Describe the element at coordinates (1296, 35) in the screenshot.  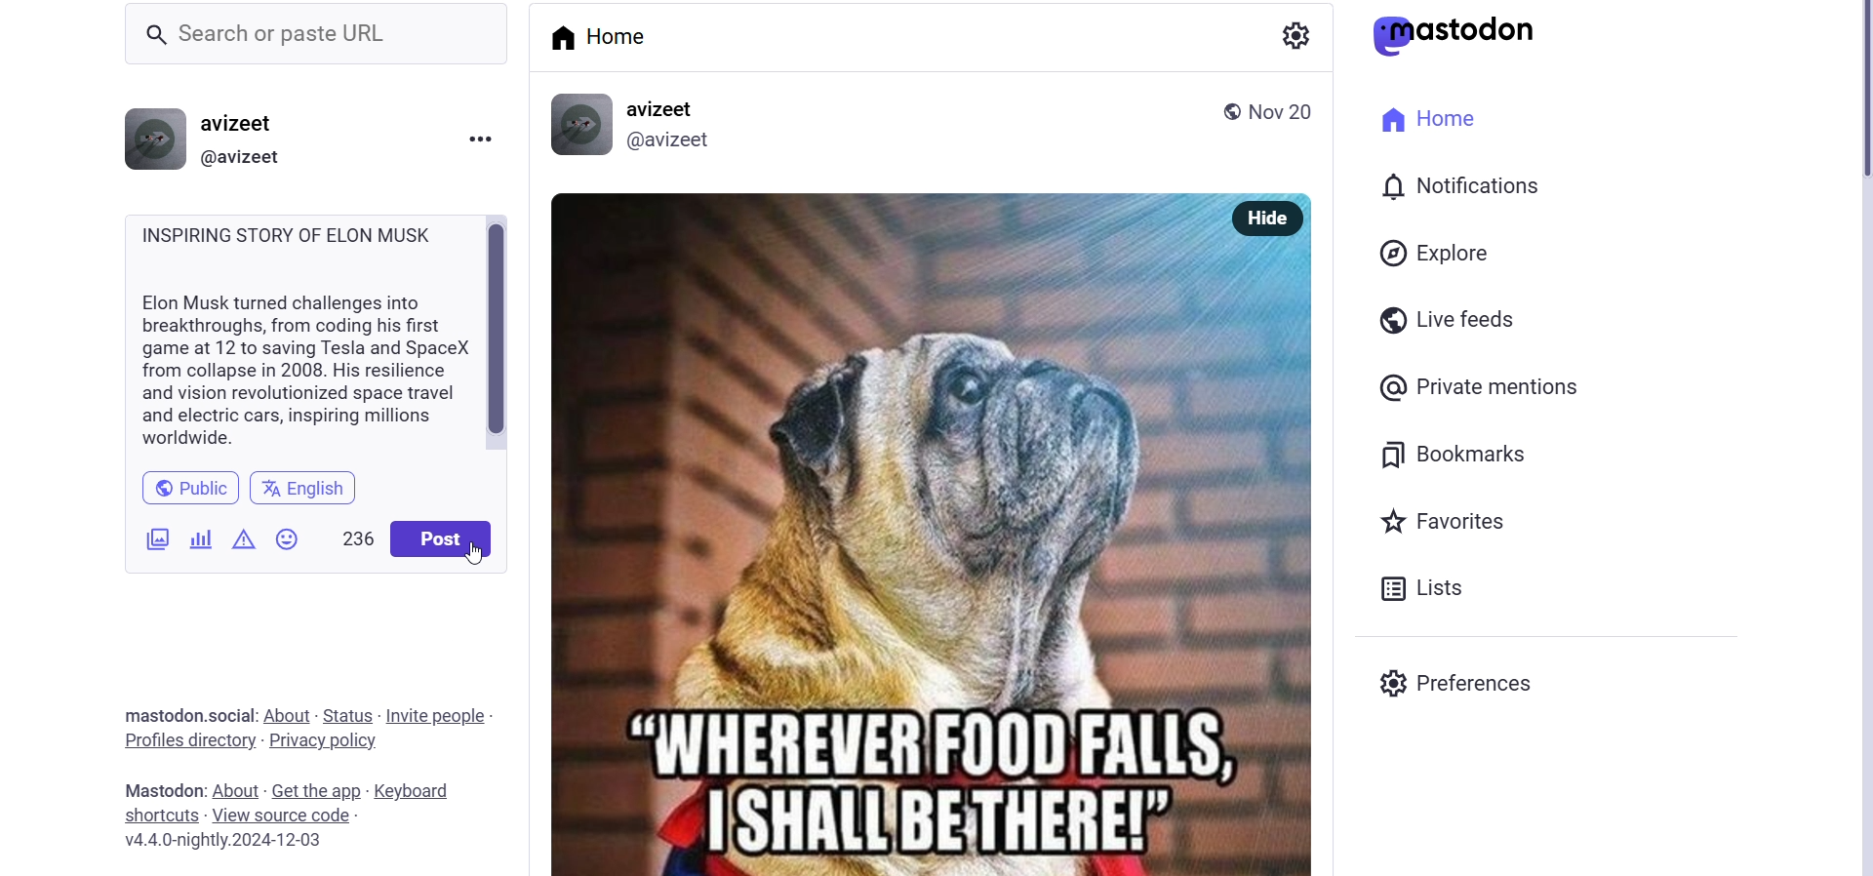
I see `show settings` at that location.